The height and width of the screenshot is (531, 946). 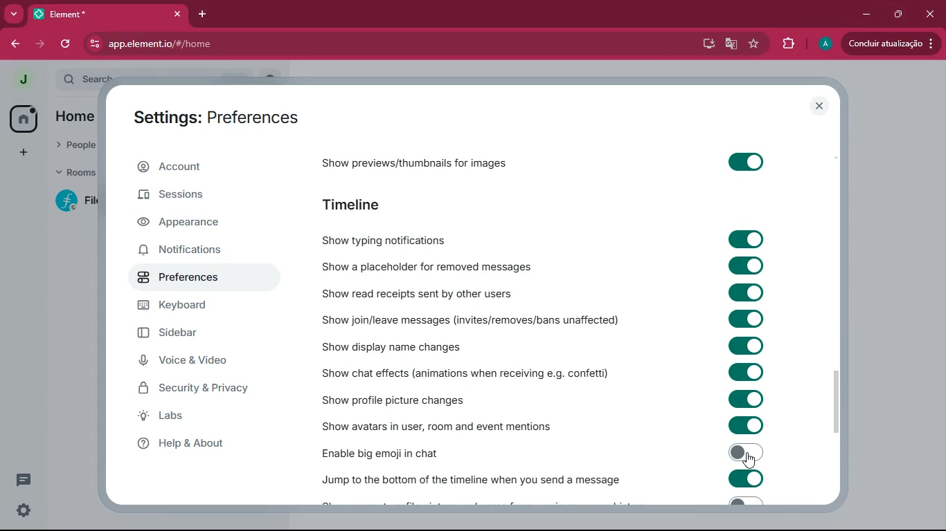 I want to click on google translate, so click(x=730, y=44).